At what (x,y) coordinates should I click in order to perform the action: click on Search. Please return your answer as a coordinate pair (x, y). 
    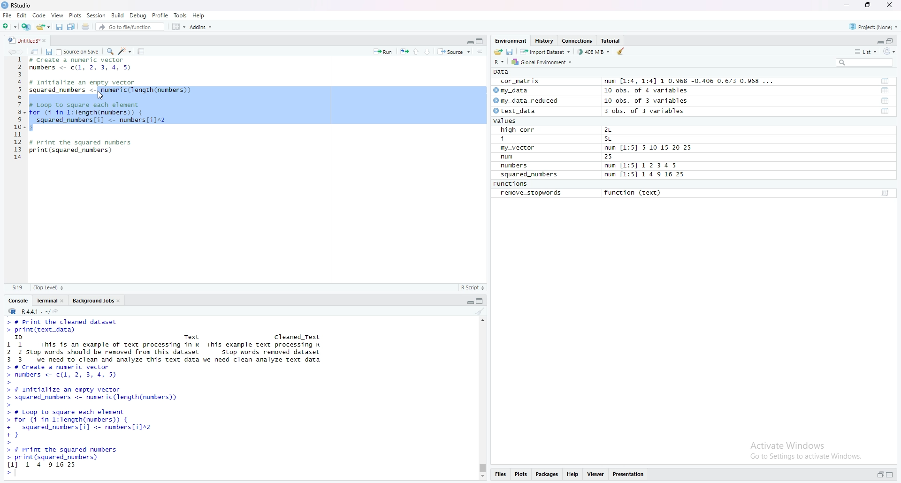
    Looking at the image, I should click on (865, 62).